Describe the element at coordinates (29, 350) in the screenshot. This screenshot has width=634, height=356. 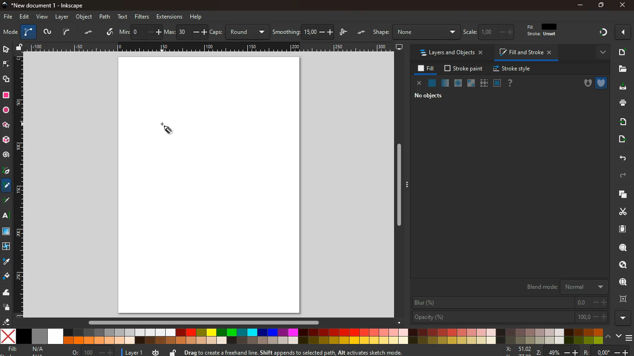
I see `fill` at that location.